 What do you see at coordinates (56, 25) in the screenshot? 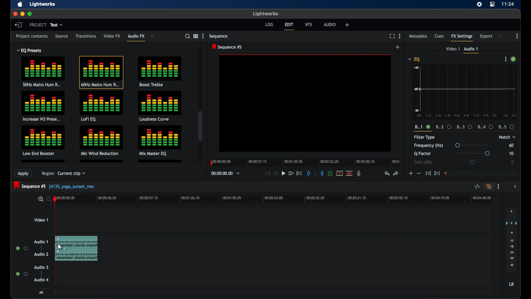
I see `test` at bounding box center [56, 25].